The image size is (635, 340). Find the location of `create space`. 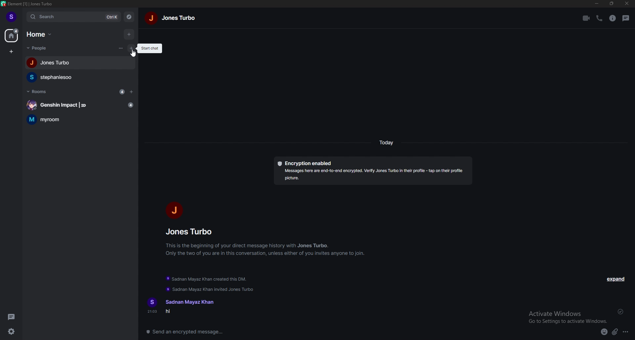

create space is located at coordinates (12, 52).